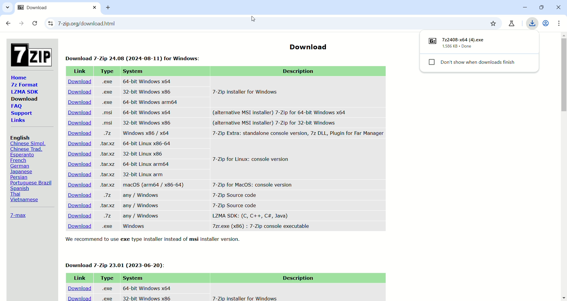 The height and width of the screenshot is (301, 567). What do you see at coordinates (78, 286) in the screenshot?
I see `Download` at bounding box center [78, 286].